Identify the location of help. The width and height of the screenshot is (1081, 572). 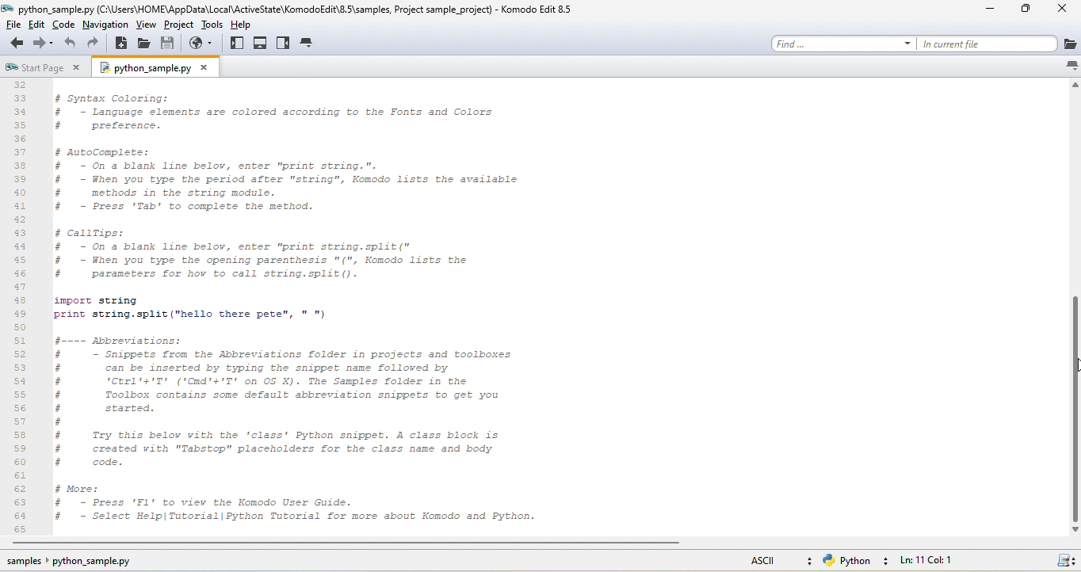
(246, 25).